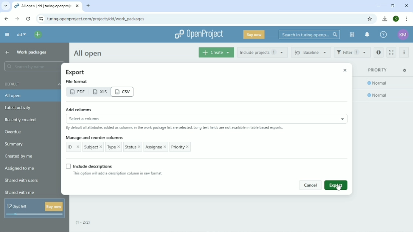  Describe the element at coordinates (385, 19) in the screenshot. I see `Downloads` at that location.